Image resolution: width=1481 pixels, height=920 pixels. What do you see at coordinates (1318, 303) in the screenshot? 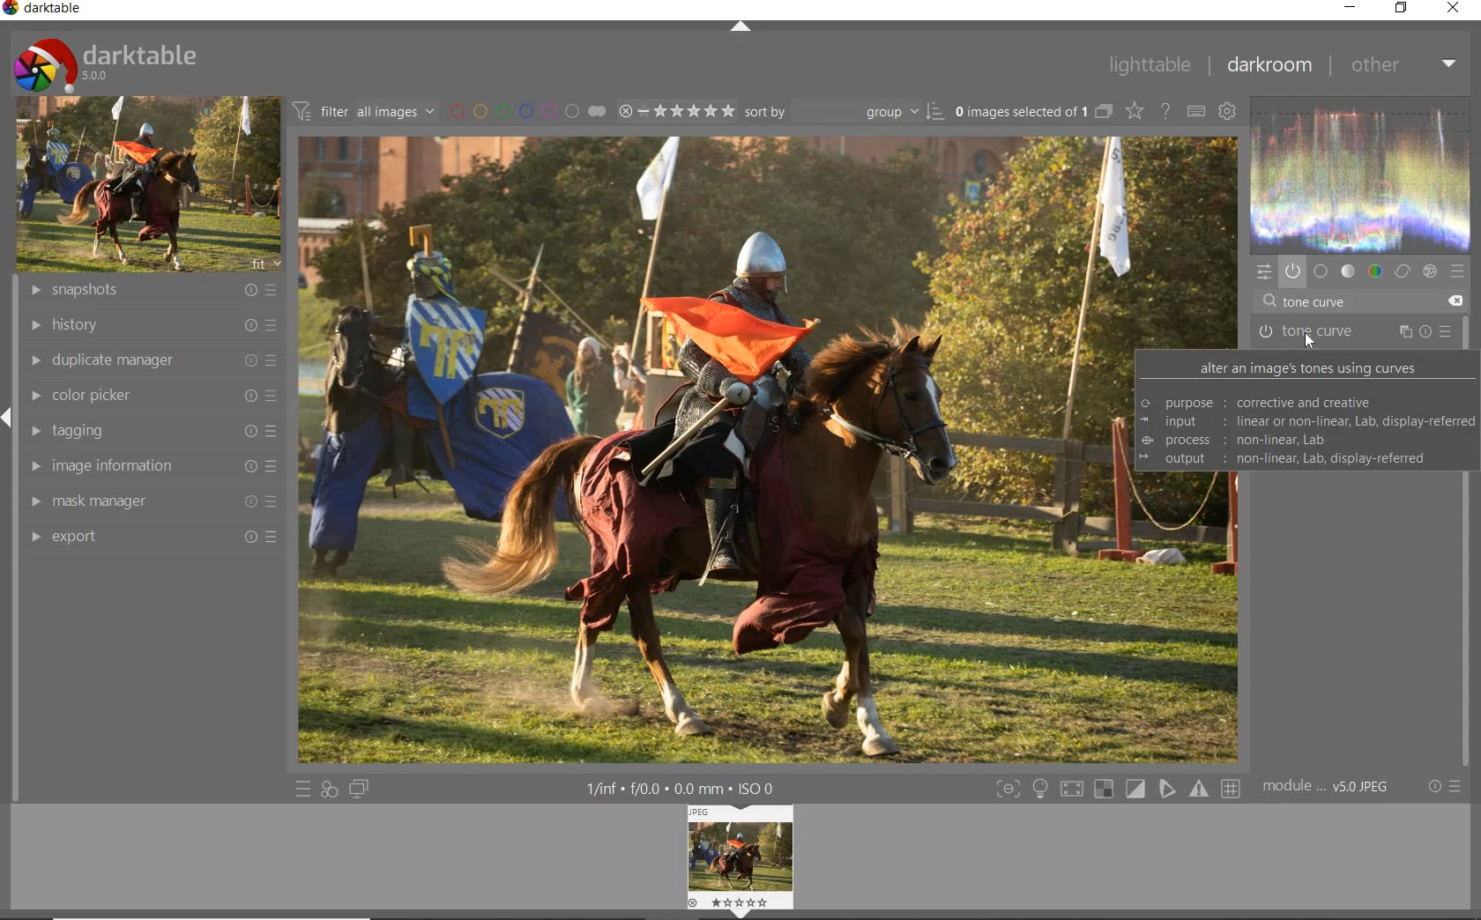
I see `input value` at bounding box center [1318, 303].